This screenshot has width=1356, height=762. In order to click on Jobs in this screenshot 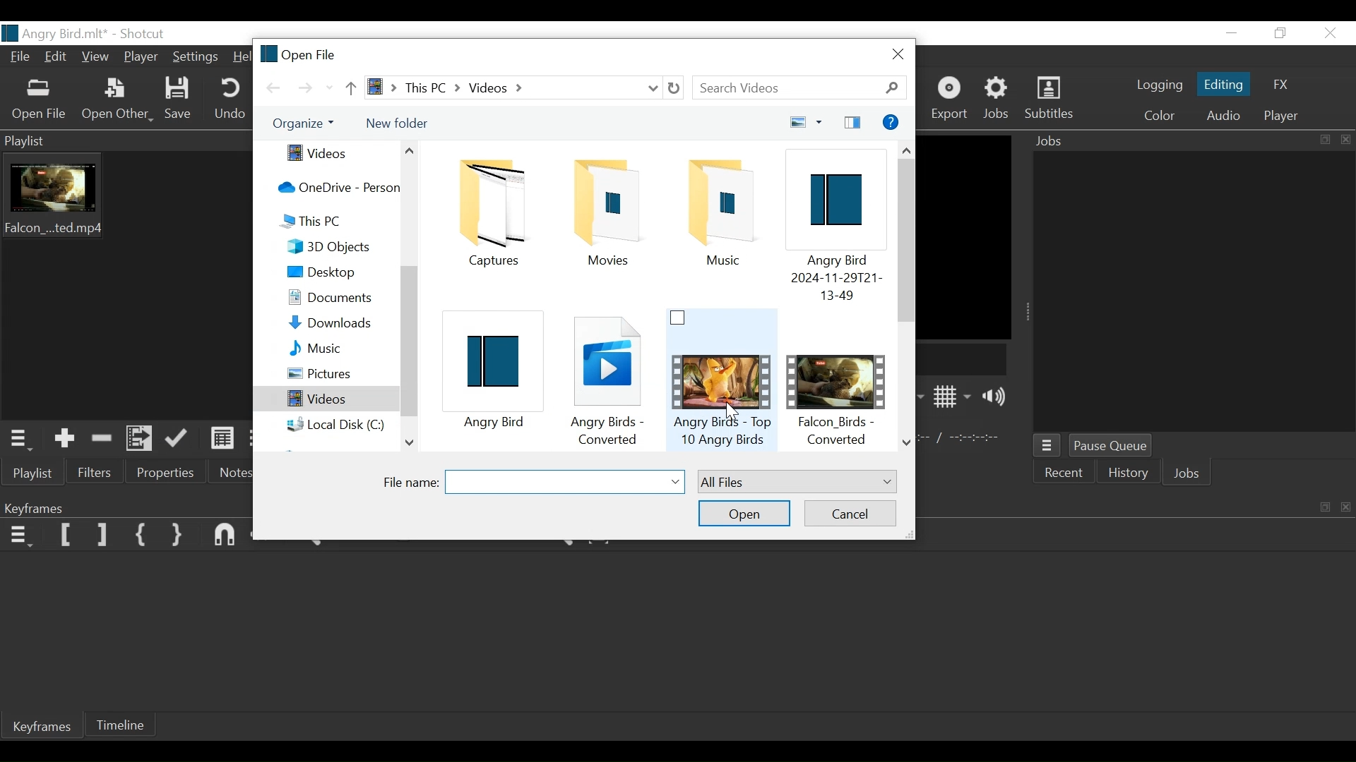, I will do `click(997, 97)`.